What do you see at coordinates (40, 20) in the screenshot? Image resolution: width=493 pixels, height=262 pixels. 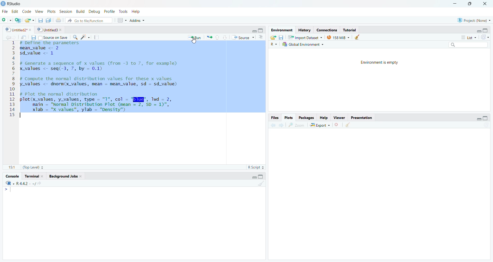 I see `save current file` at bounding box center [40, 20].